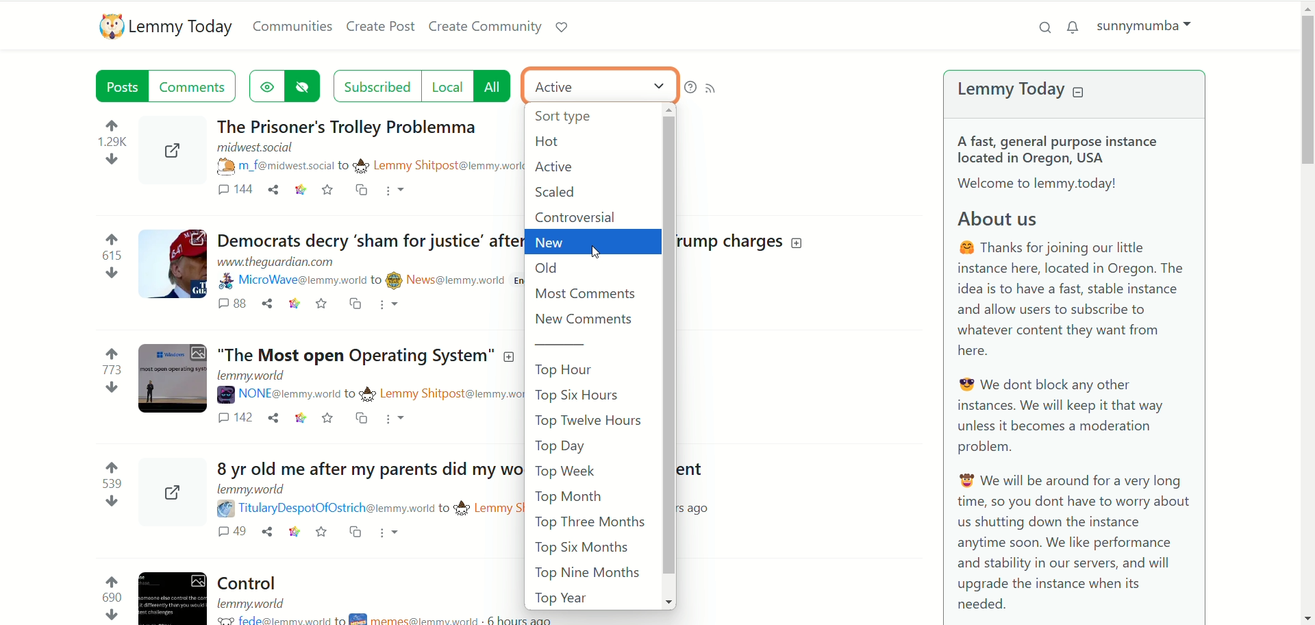  I want to click on favorite, so click(331, 418).